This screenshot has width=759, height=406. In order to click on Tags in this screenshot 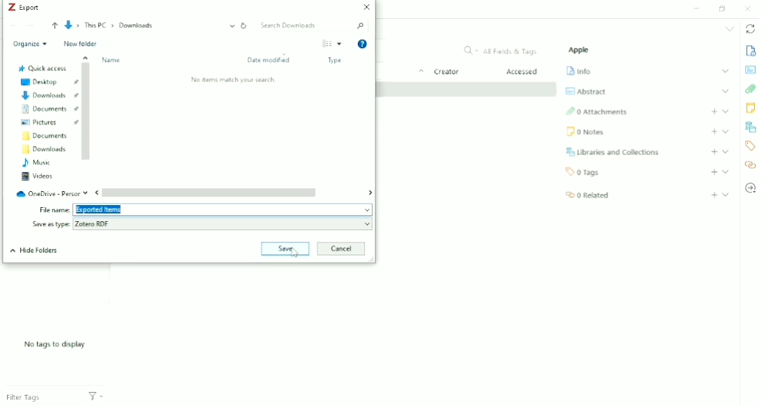, I will do `click(751, 146)`.